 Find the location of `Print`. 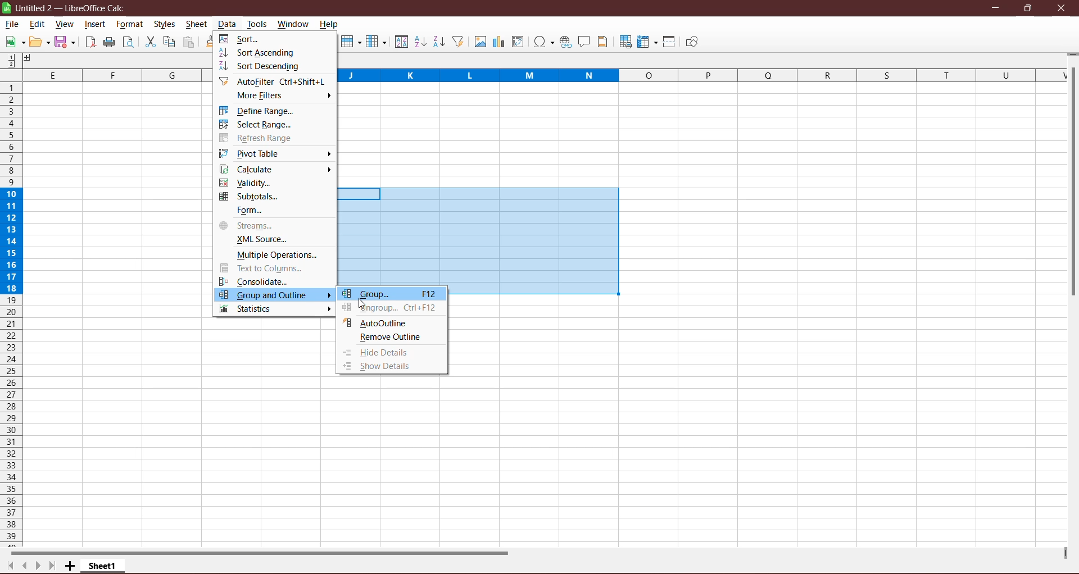

Print is located at coordinates (109, 43).